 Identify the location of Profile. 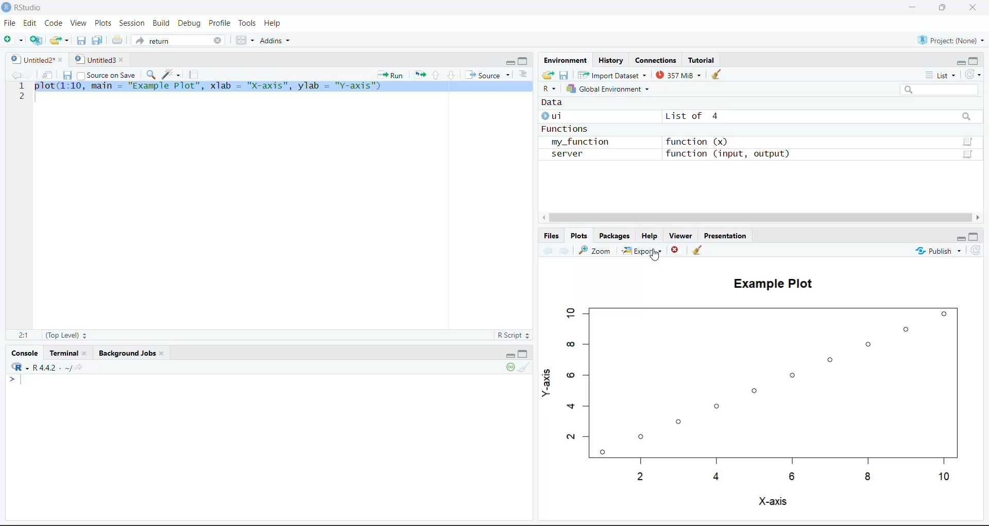
(221, 22).